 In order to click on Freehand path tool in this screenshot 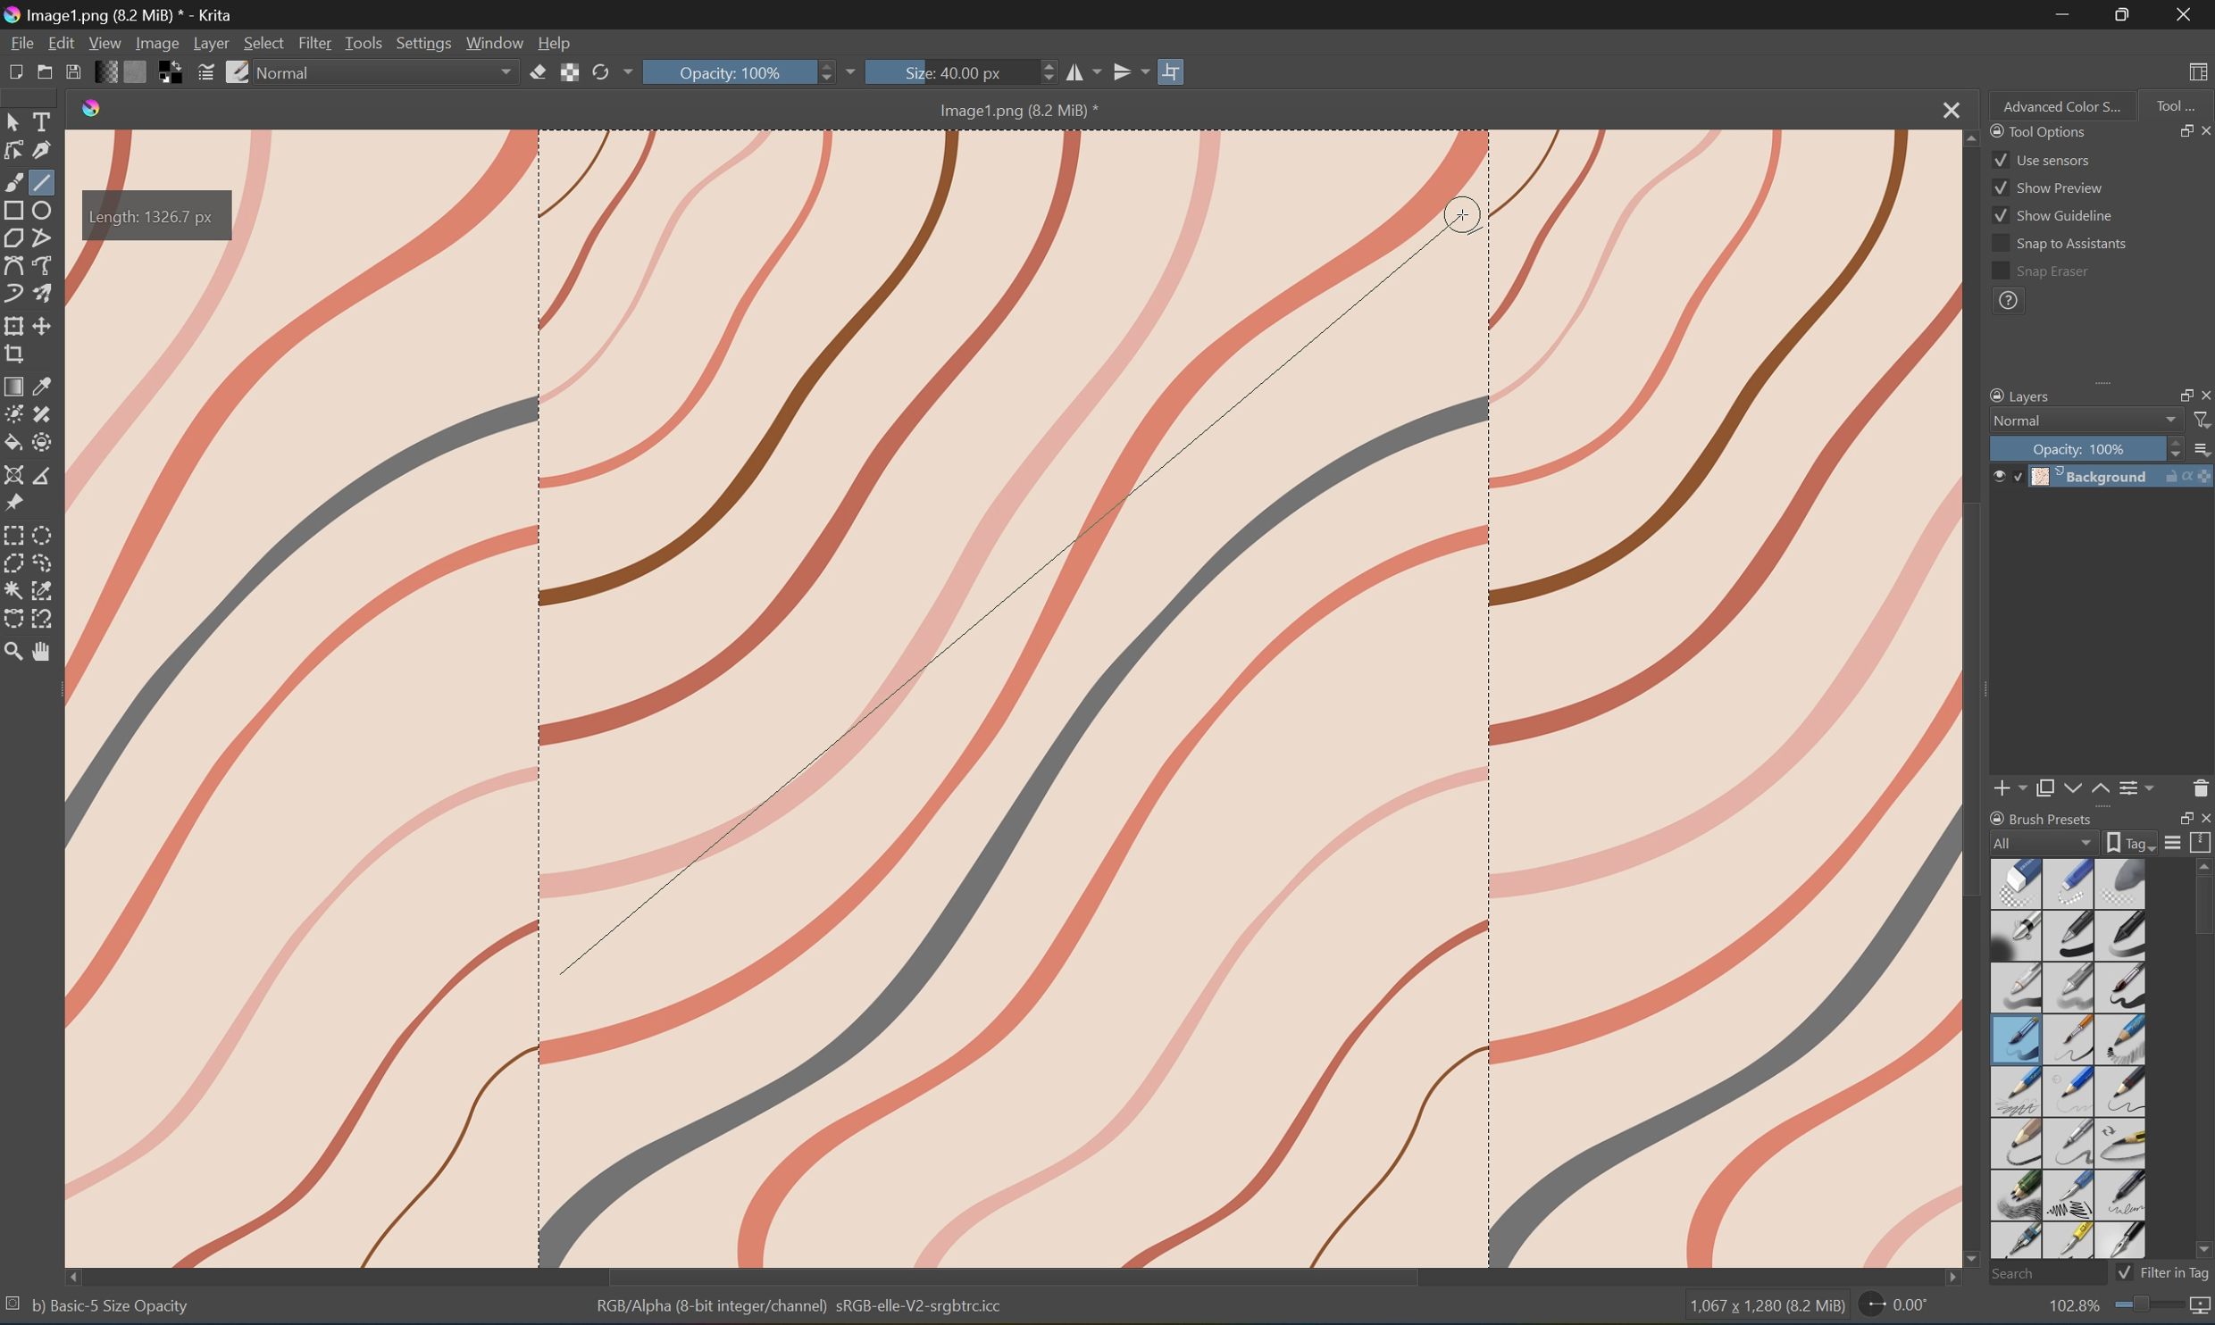, I will do `click(46, 262)`.